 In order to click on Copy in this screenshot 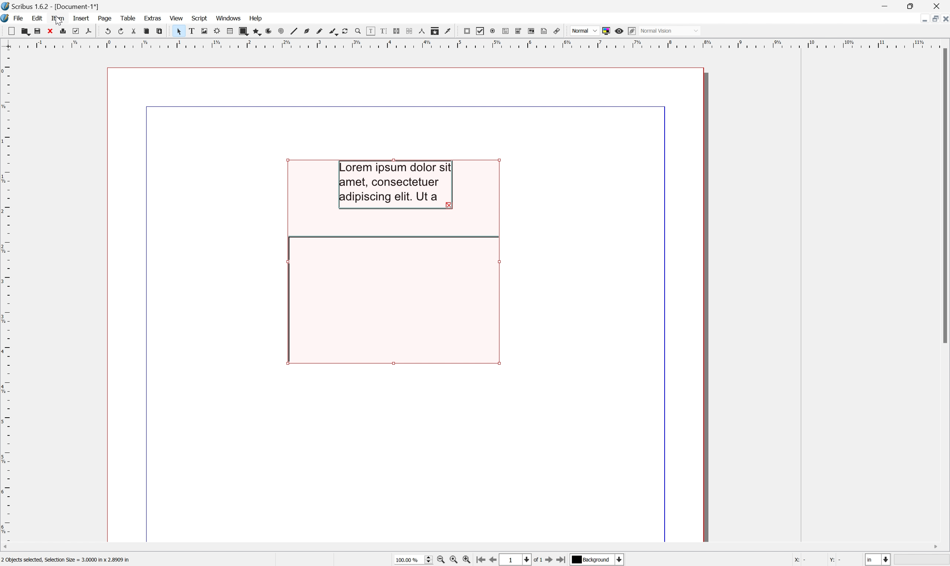, I will do `click(147, 31)`.